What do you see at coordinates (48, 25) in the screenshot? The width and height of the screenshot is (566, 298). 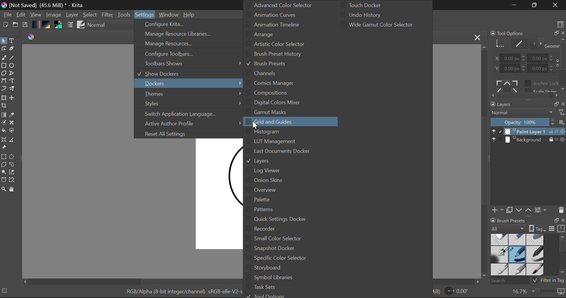 I see `Texture` at bounding box center [48, 25].